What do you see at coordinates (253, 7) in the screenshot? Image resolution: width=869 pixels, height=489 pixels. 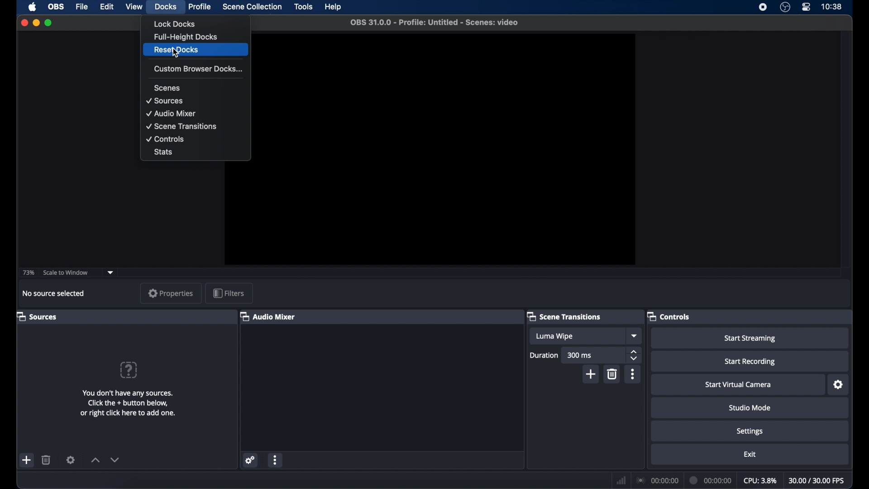 I see `scene collection` at bounding box center [253, 7].